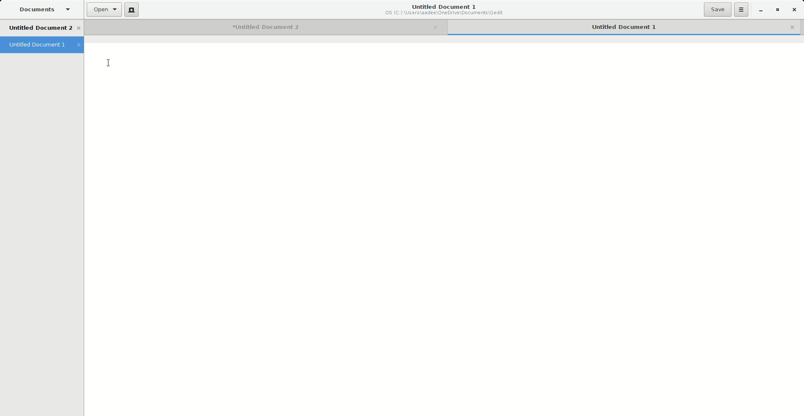  Describe the element at coordinates (41, 8) in the screenshot. I see `Documents` at that location.